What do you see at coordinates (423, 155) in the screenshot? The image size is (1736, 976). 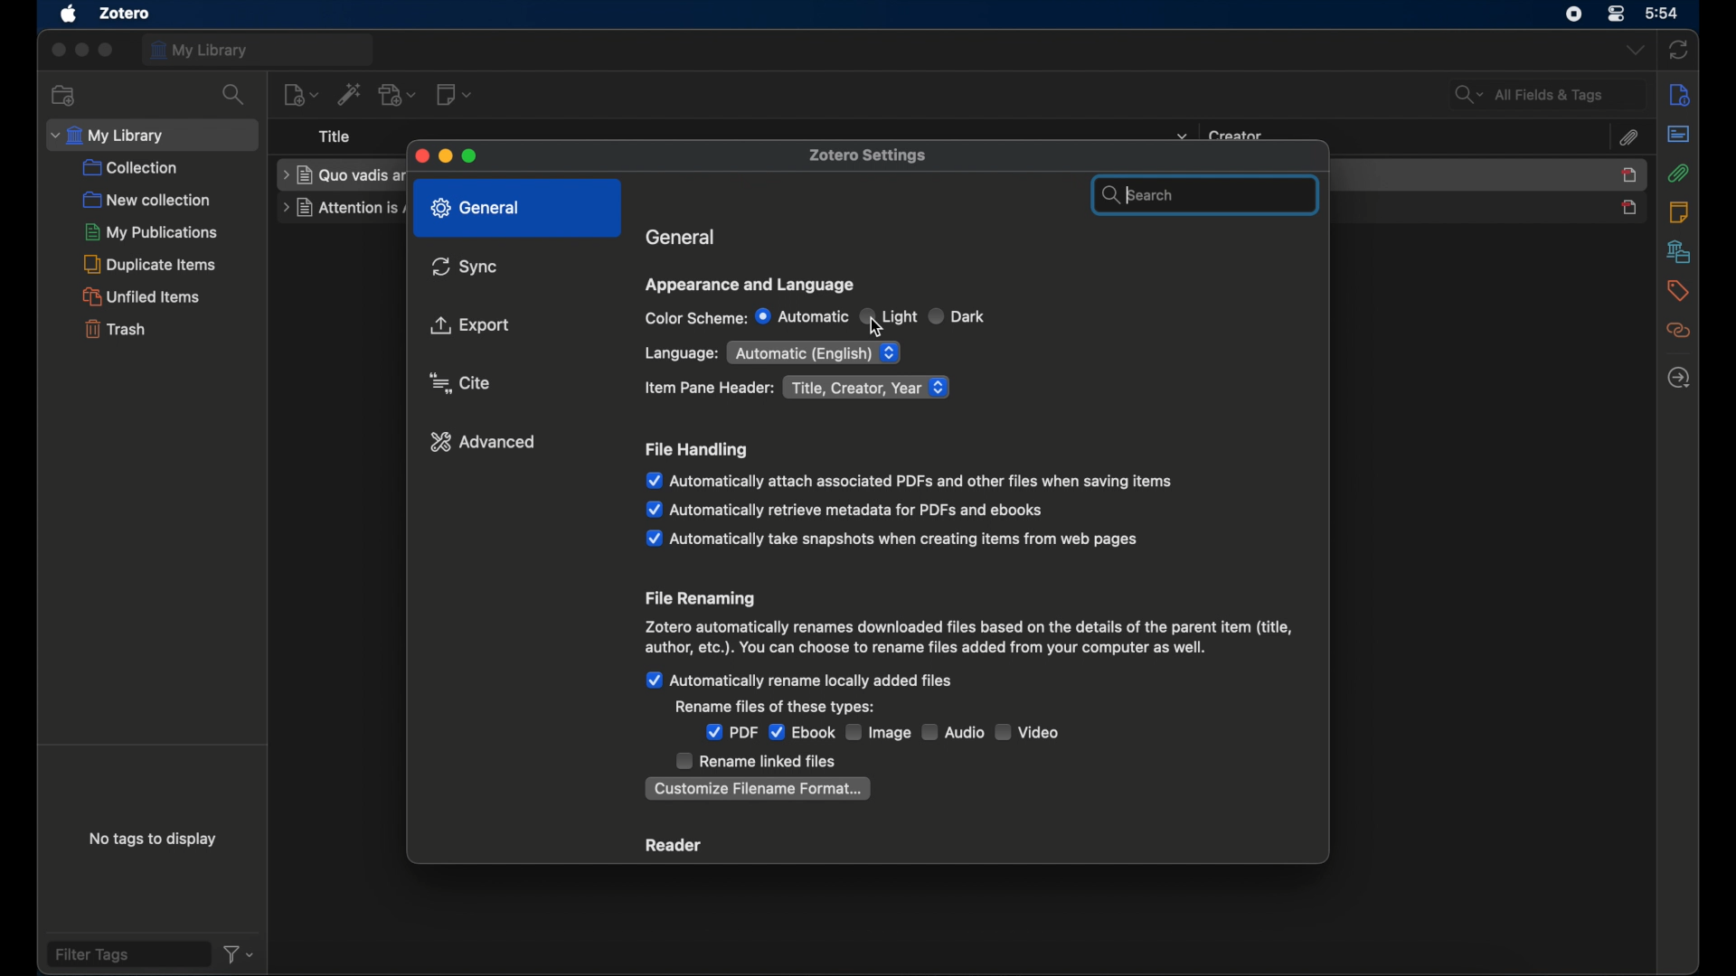 I see `close` at bounding box center [423, 155].